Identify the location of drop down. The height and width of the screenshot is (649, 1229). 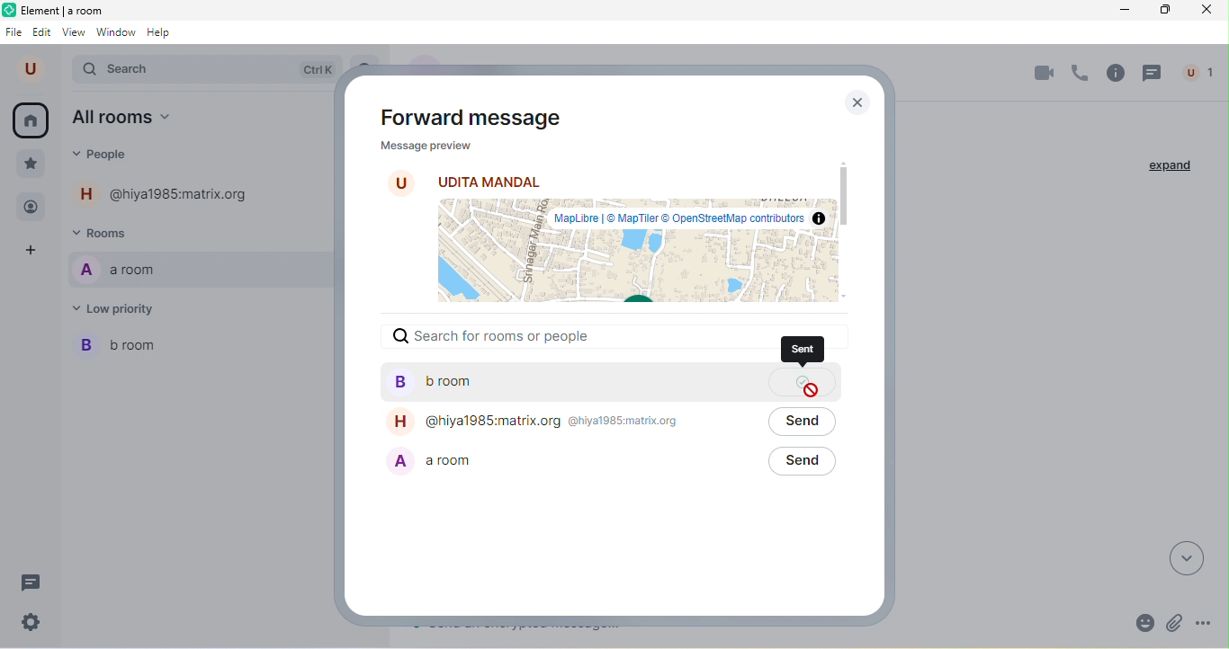
(1189, 557).